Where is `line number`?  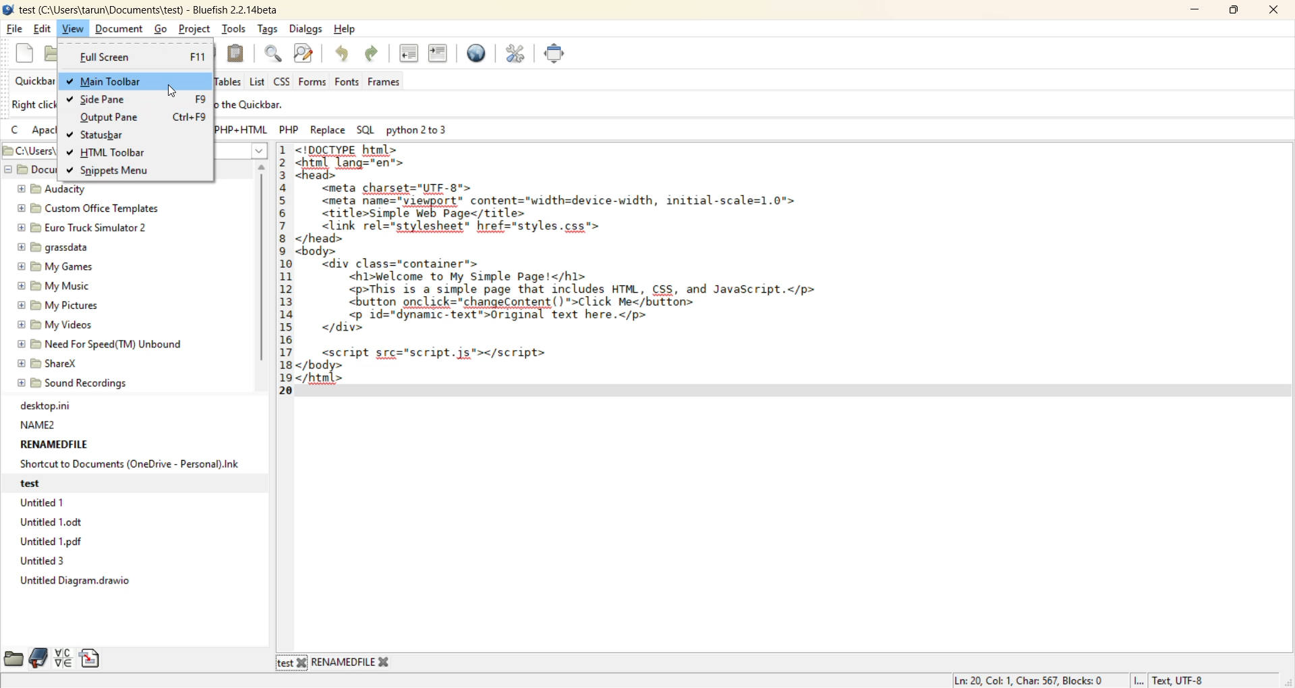 line number is located at coordinates (287, 268).